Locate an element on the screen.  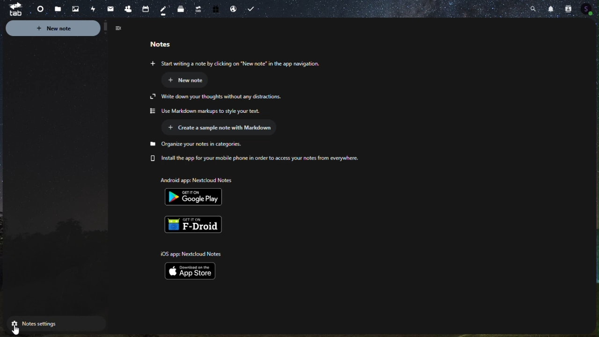
Create sample Note with markdown is located at coordinates (219, 128).